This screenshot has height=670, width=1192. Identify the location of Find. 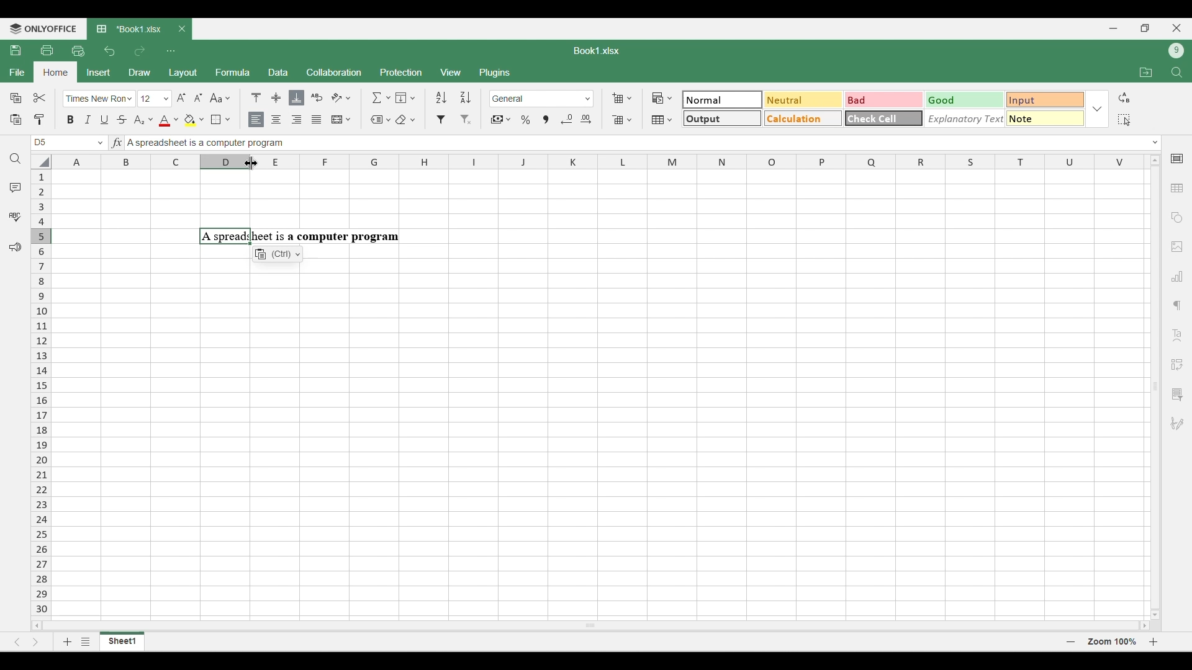
(1178, 73).